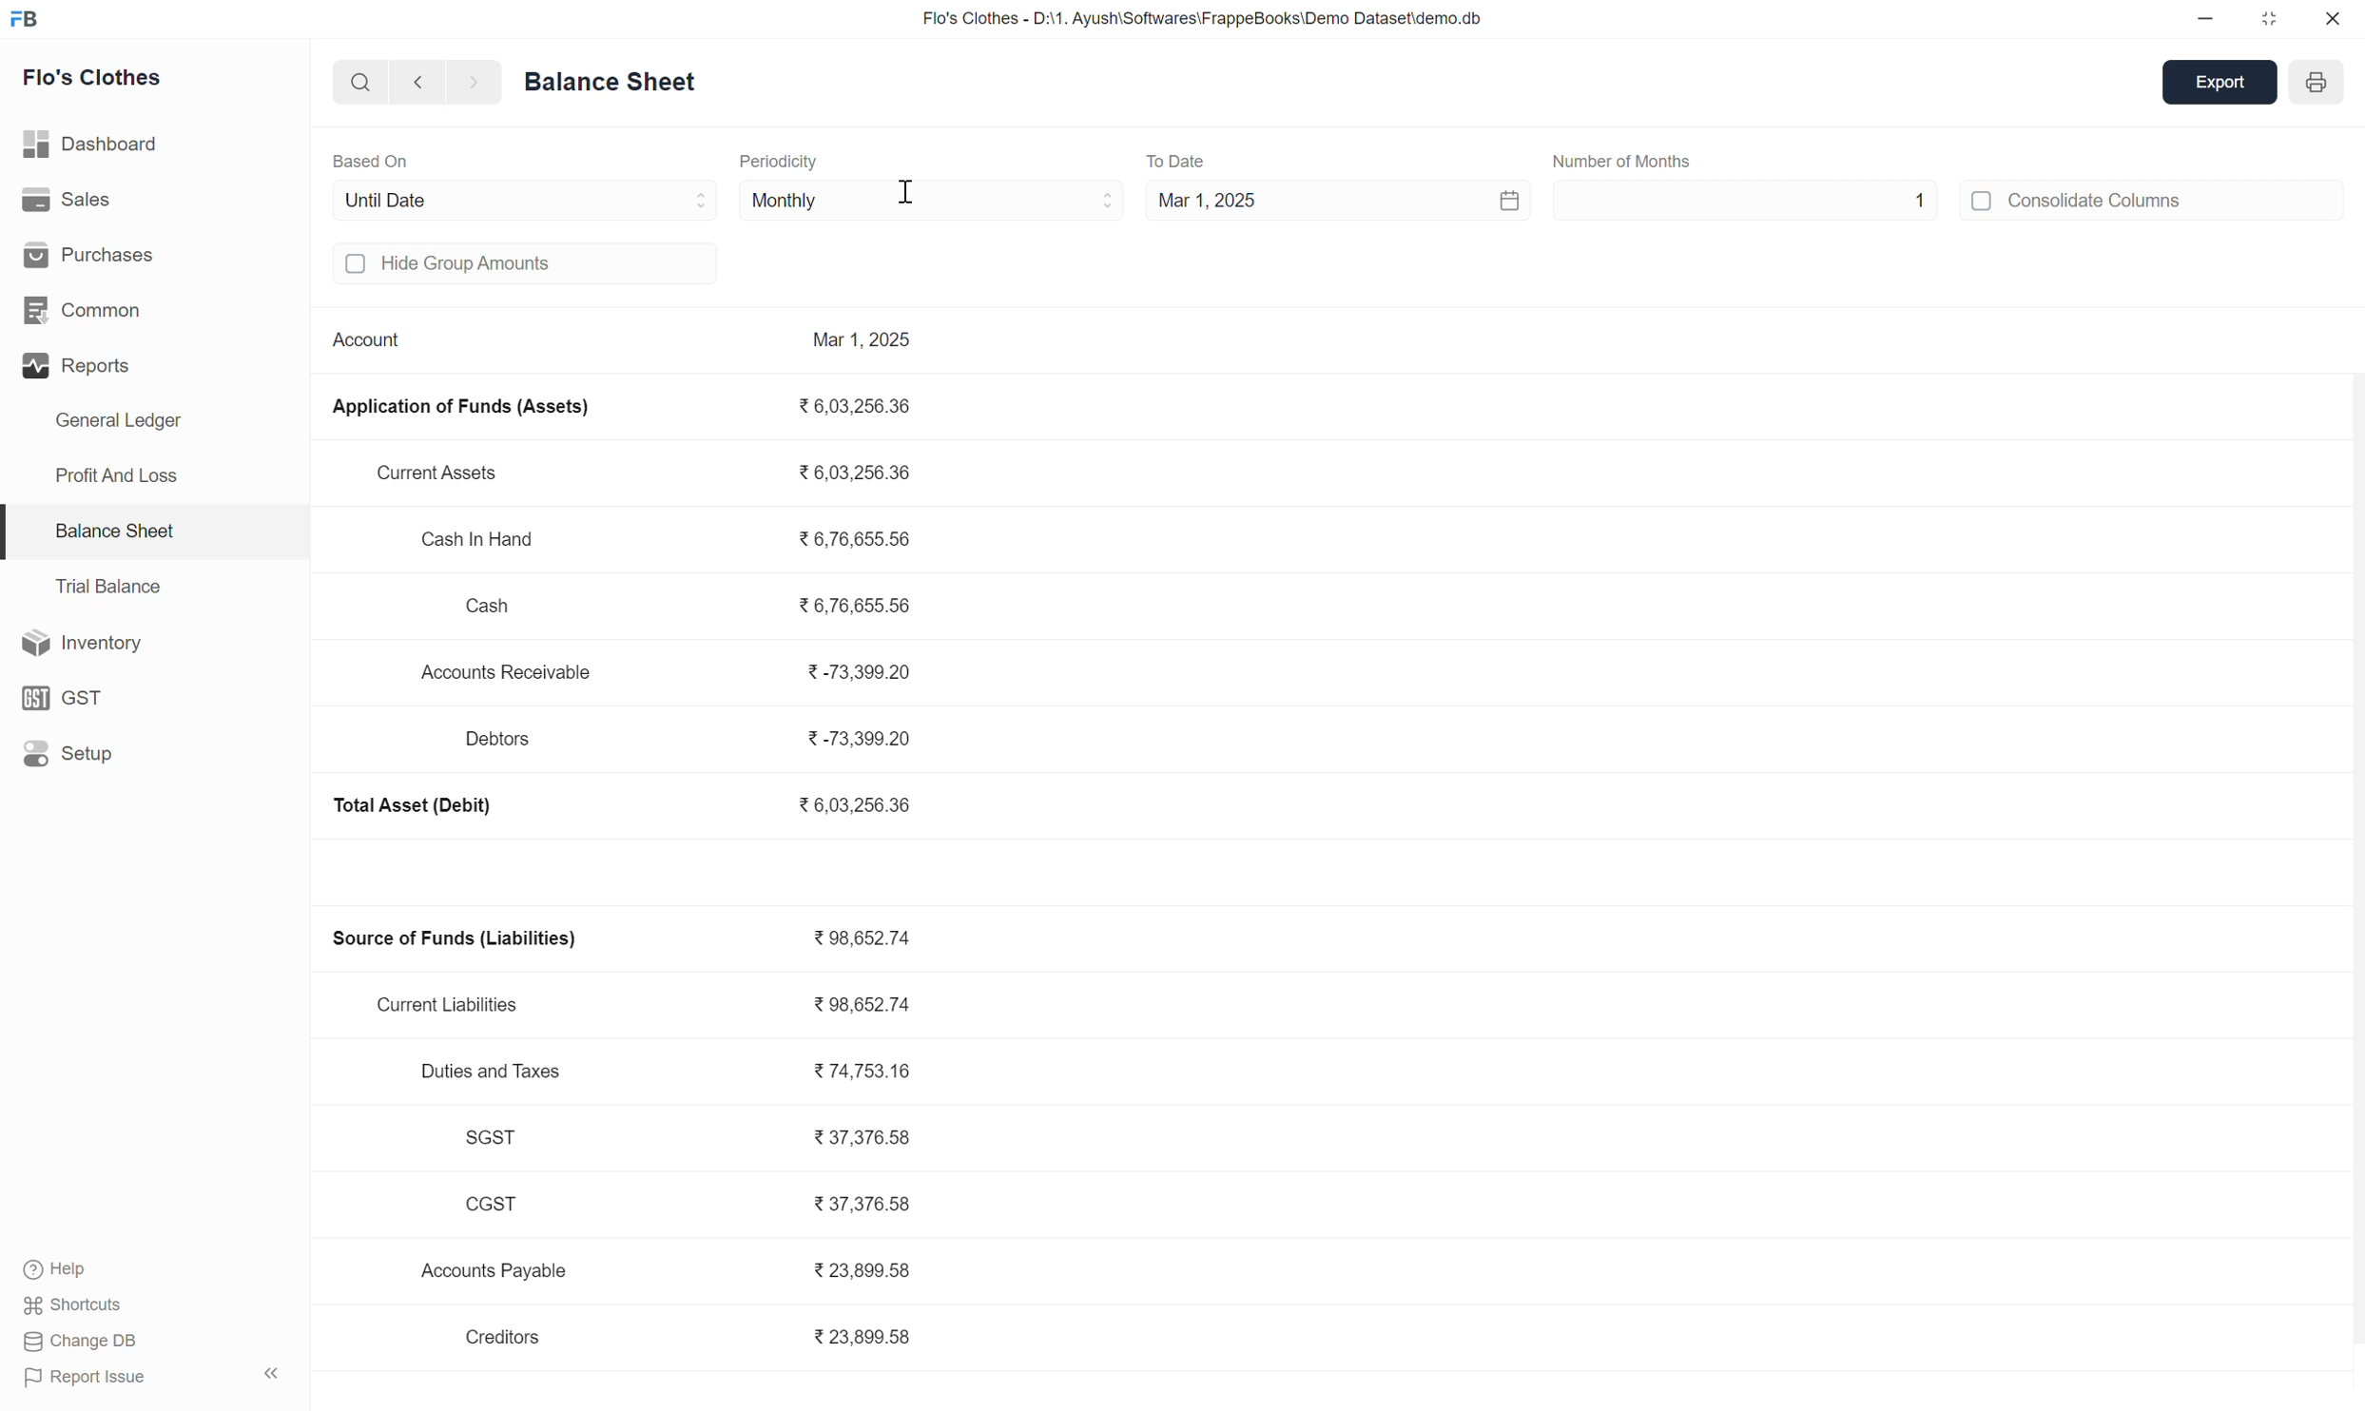  What do you see at coordinates (108, 312) in the screenshot?
I see `Common` at bounding box center [108, 312].